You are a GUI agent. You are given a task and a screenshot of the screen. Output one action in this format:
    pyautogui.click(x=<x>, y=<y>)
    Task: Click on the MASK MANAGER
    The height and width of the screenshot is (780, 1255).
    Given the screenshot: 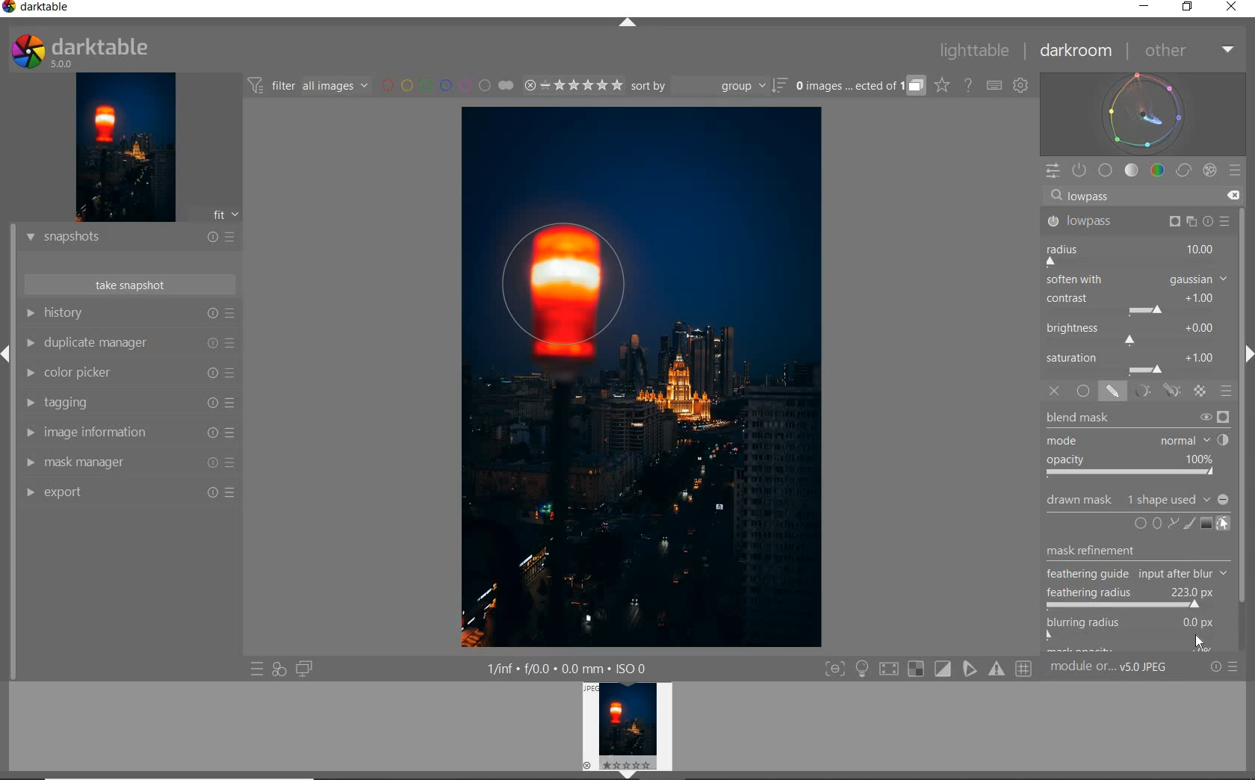 What is the action you would take?
    pyautogui.click(x=129, y=463)
    